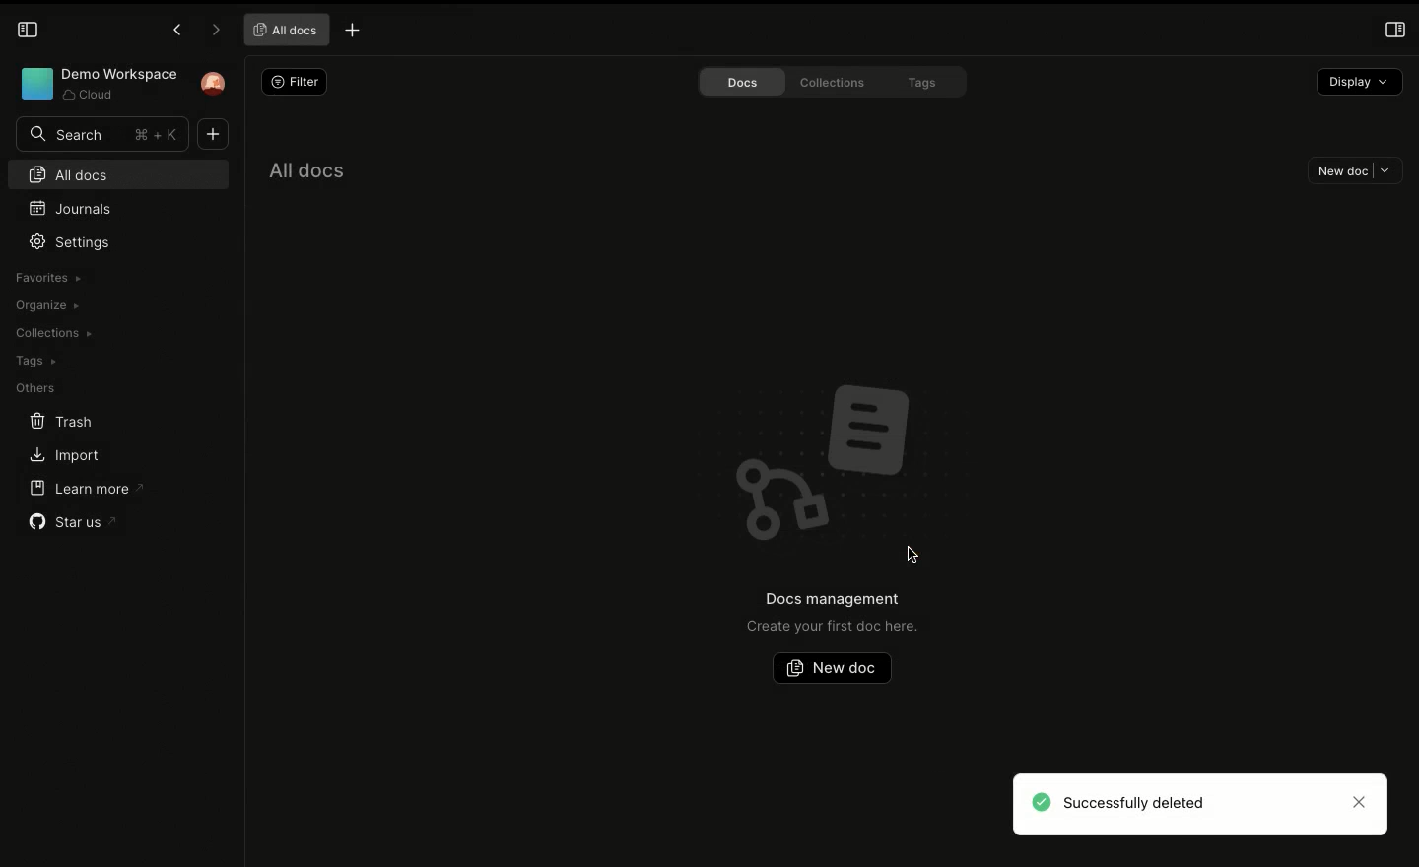  I want to click on Others, so click(34, 386).